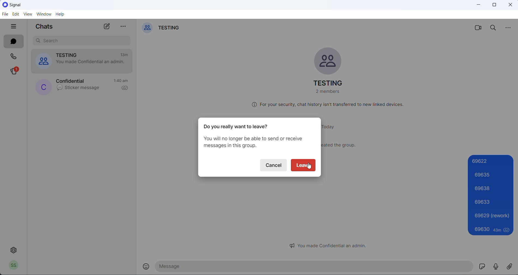 This screenshot has height=275, width=518. Describe the element at coordinates (495, 5) in the screenshot. I see `maximize` at that location.